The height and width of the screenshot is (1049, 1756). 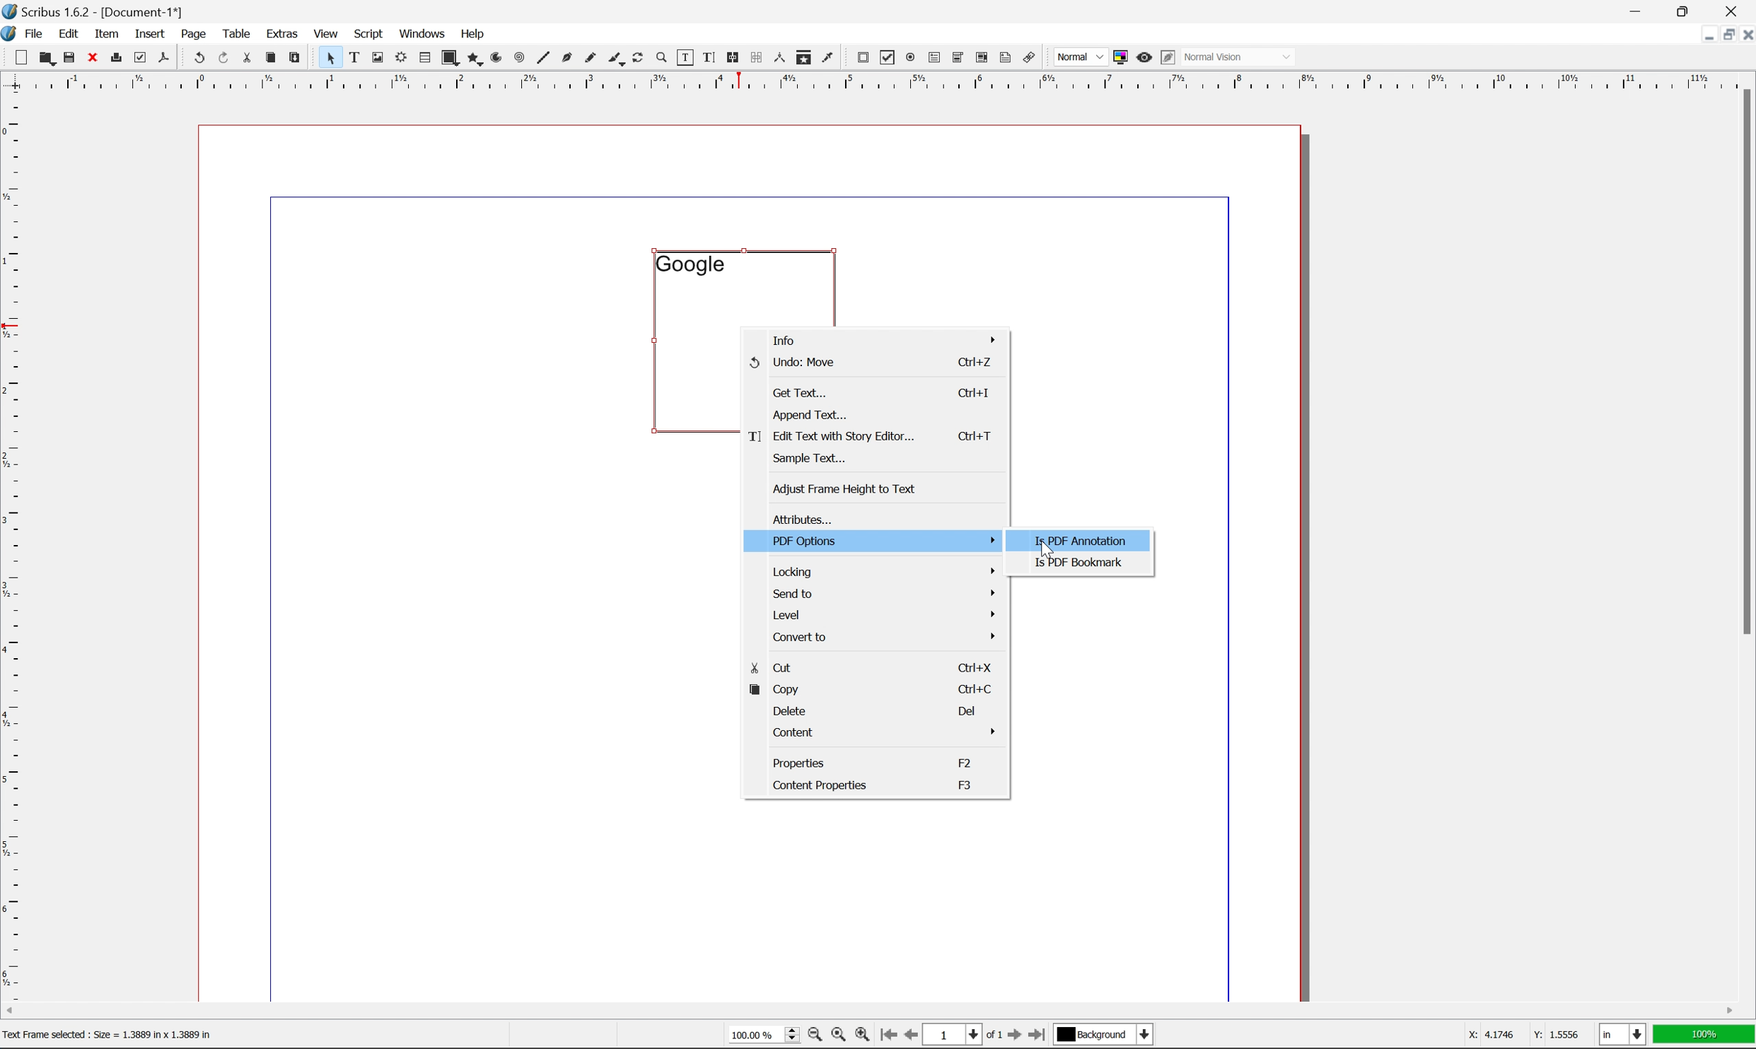 I want to click on unlink text frames, so click(x=754, y=57).